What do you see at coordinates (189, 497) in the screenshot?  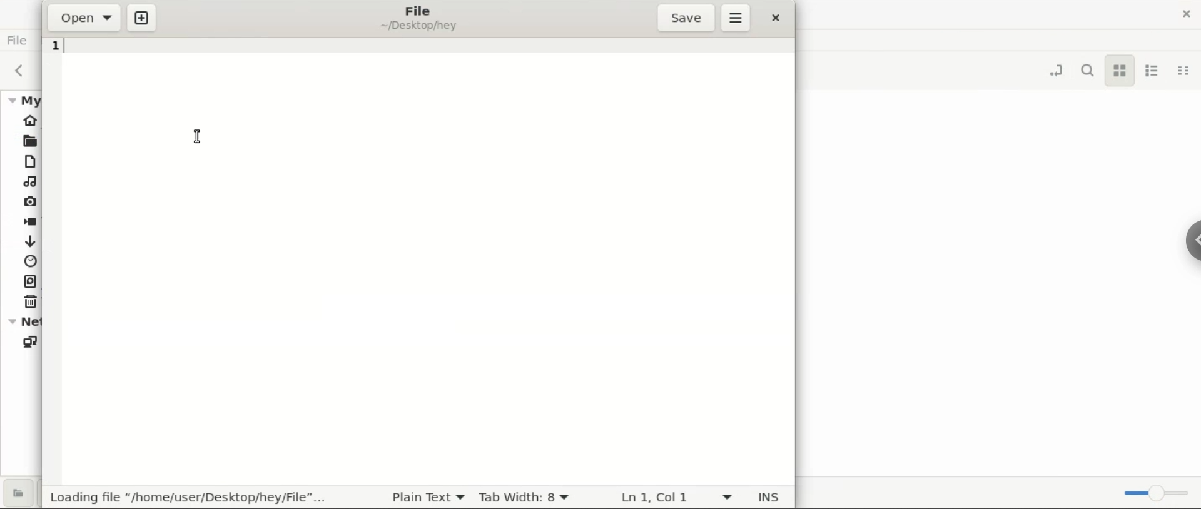 I see `loding file` at bounding box center [189, 497].